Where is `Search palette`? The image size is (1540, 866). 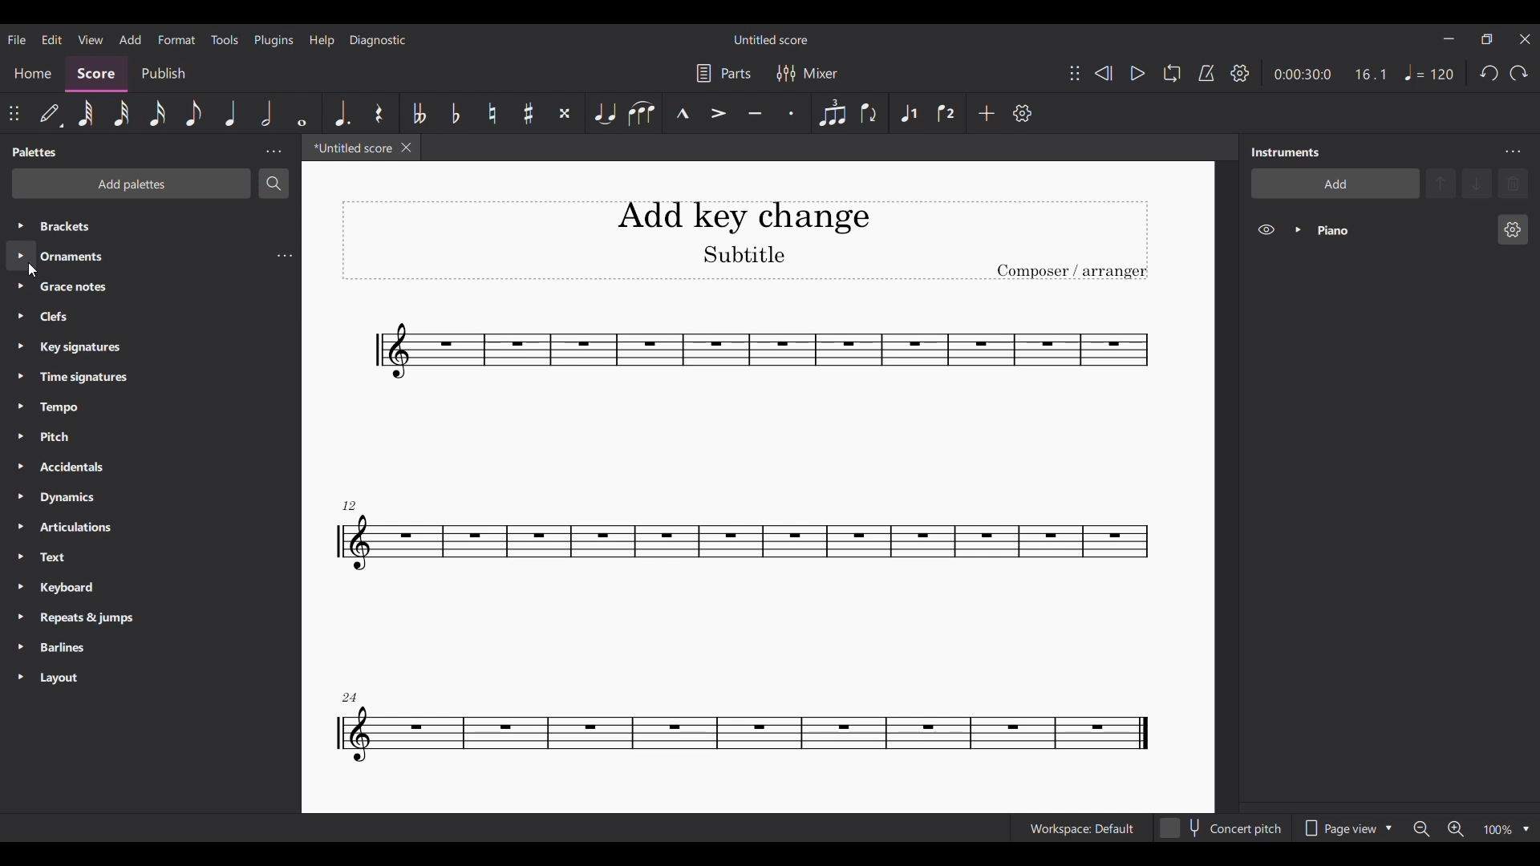
Search palette is located at coordinates (273, 184).